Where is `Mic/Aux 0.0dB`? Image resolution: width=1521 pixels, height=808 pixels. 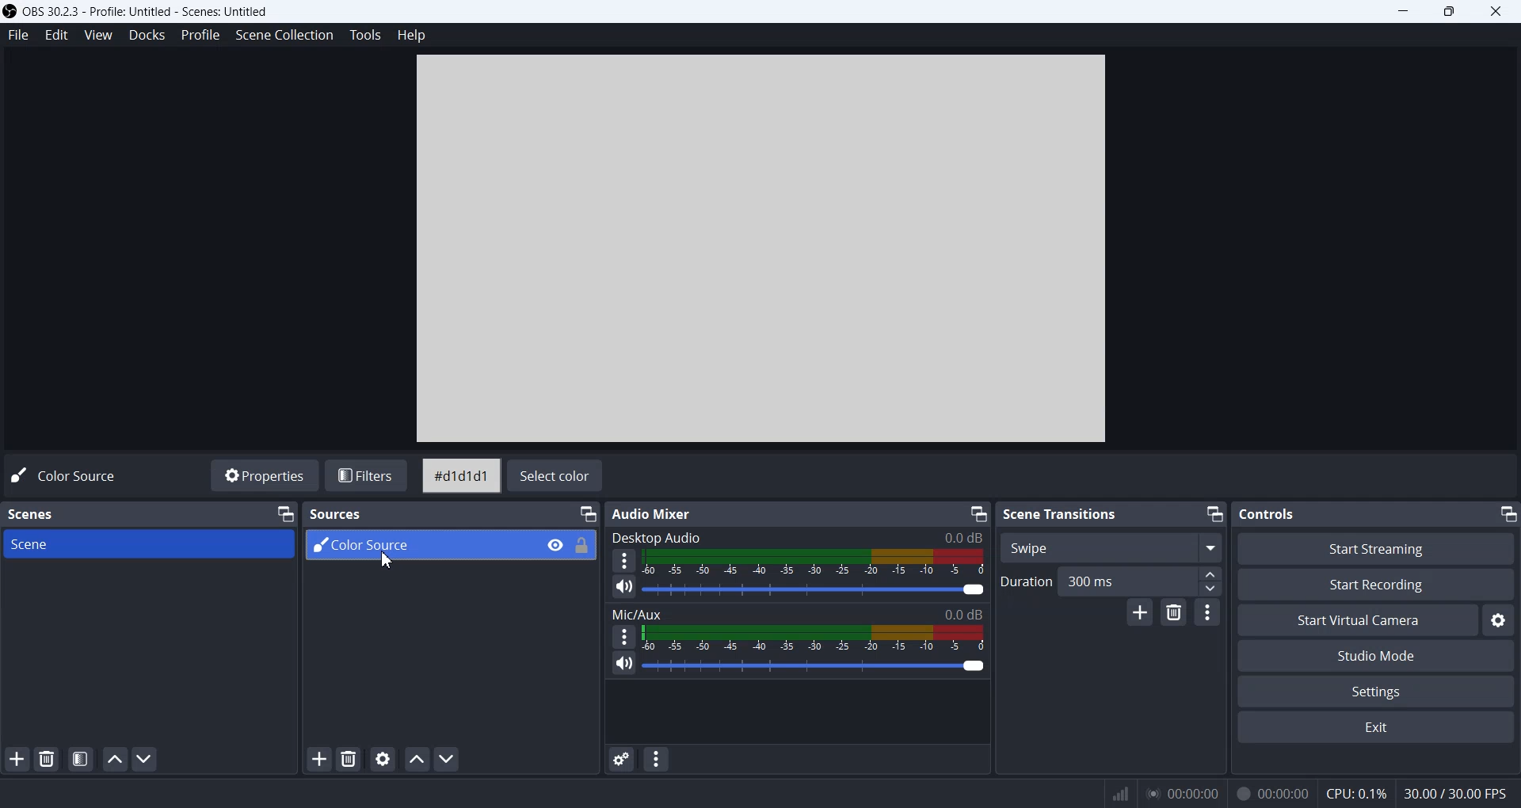 Mic/Aux 0.0dB is located at coordinates (797, 612).